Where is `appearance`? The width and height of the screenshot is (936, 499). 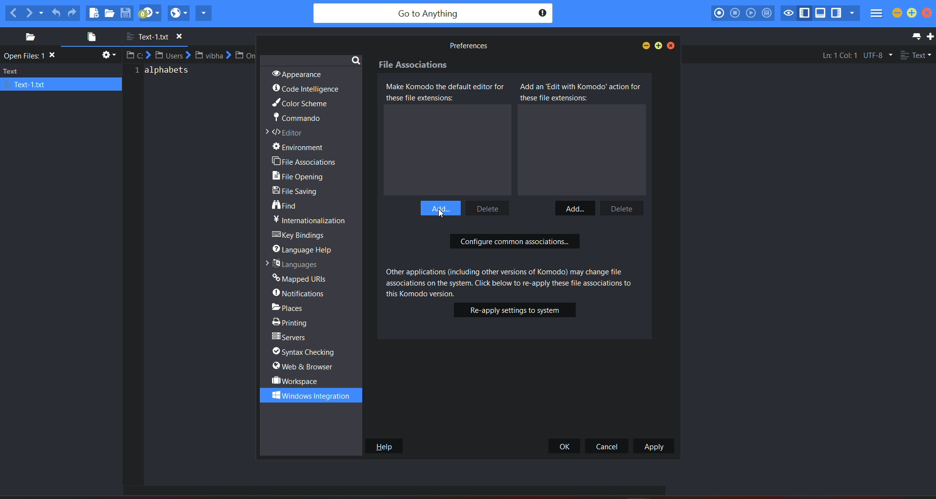
appearance is located at coordinates (297, 72).